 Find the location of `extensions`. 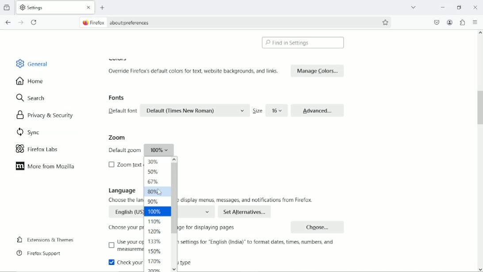

extensions is located at coordinates (462, 22).